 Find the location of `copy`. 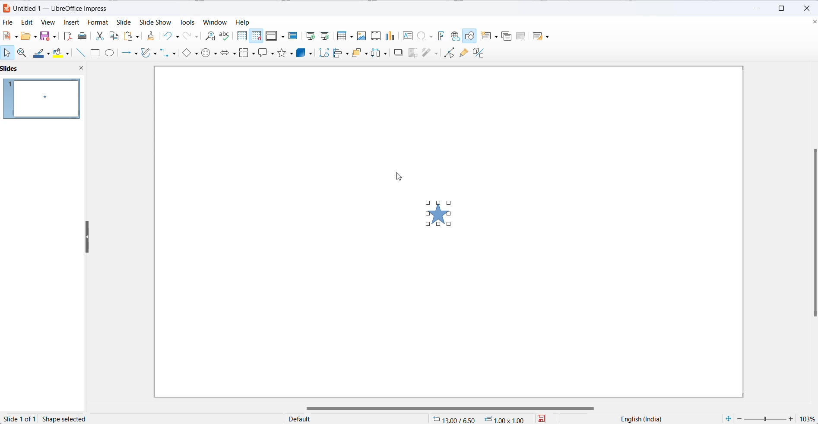

copy is located at coordinates (114, 37).